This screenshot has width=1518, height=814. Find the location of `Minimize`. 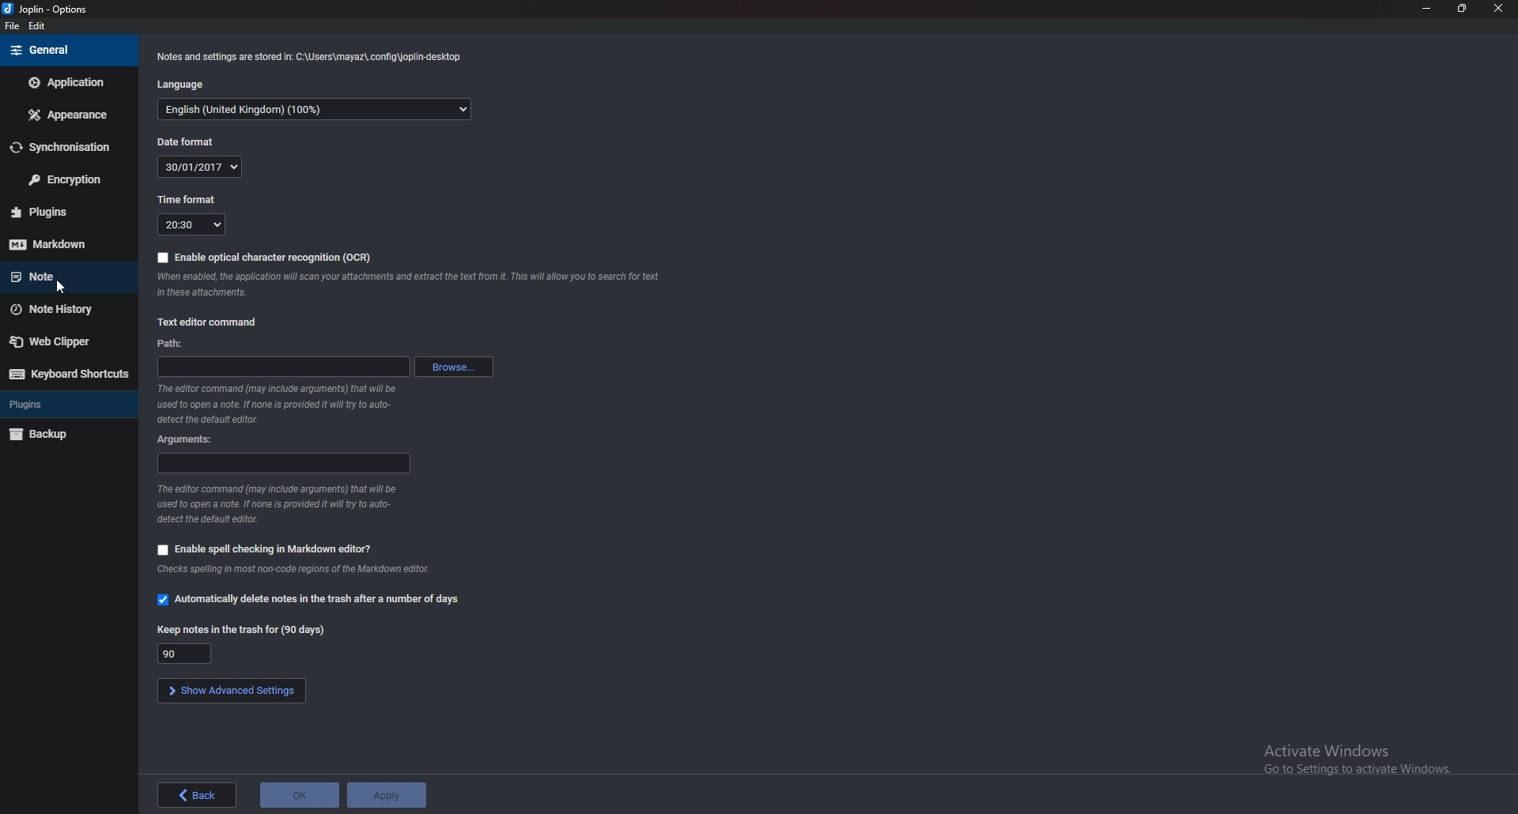

Minimize is located at coordinates (1426, 9).